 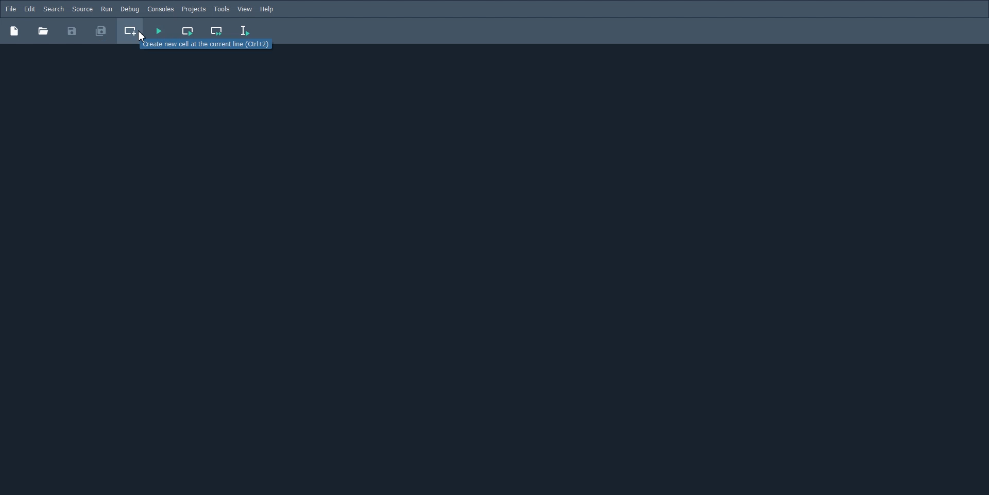 What do you see at coordinates (107, 9) in the screenshot?
I see `Run` at bounding box center [107, 9].